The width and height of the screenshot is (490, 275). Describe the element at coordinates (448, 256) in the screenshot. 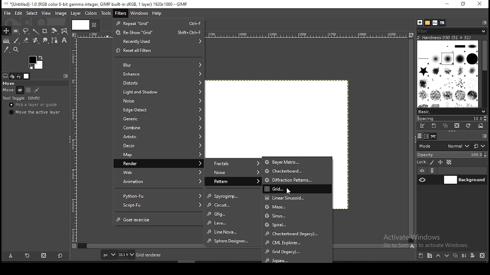

I see `move layer on step down` at that location.